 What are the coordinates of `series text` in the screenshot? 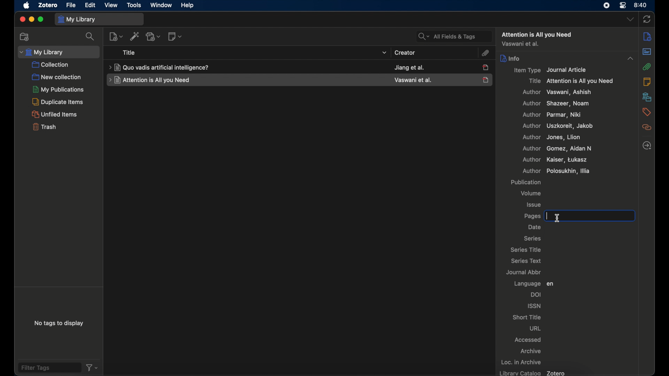 It's located at (525, 260).